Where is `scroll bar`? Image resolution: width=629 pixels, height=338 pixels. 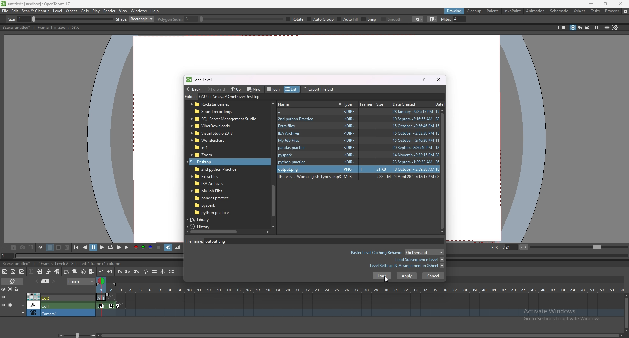
scroll bar is located at coordinates (444, 171).